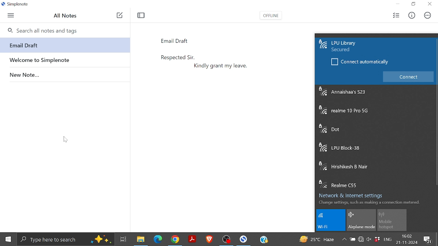 This screenshot has width=438, height=246. Describe the element at coordinates (63, 45) in the screenshot. I see `Note titled "Email Draft"` at that location.